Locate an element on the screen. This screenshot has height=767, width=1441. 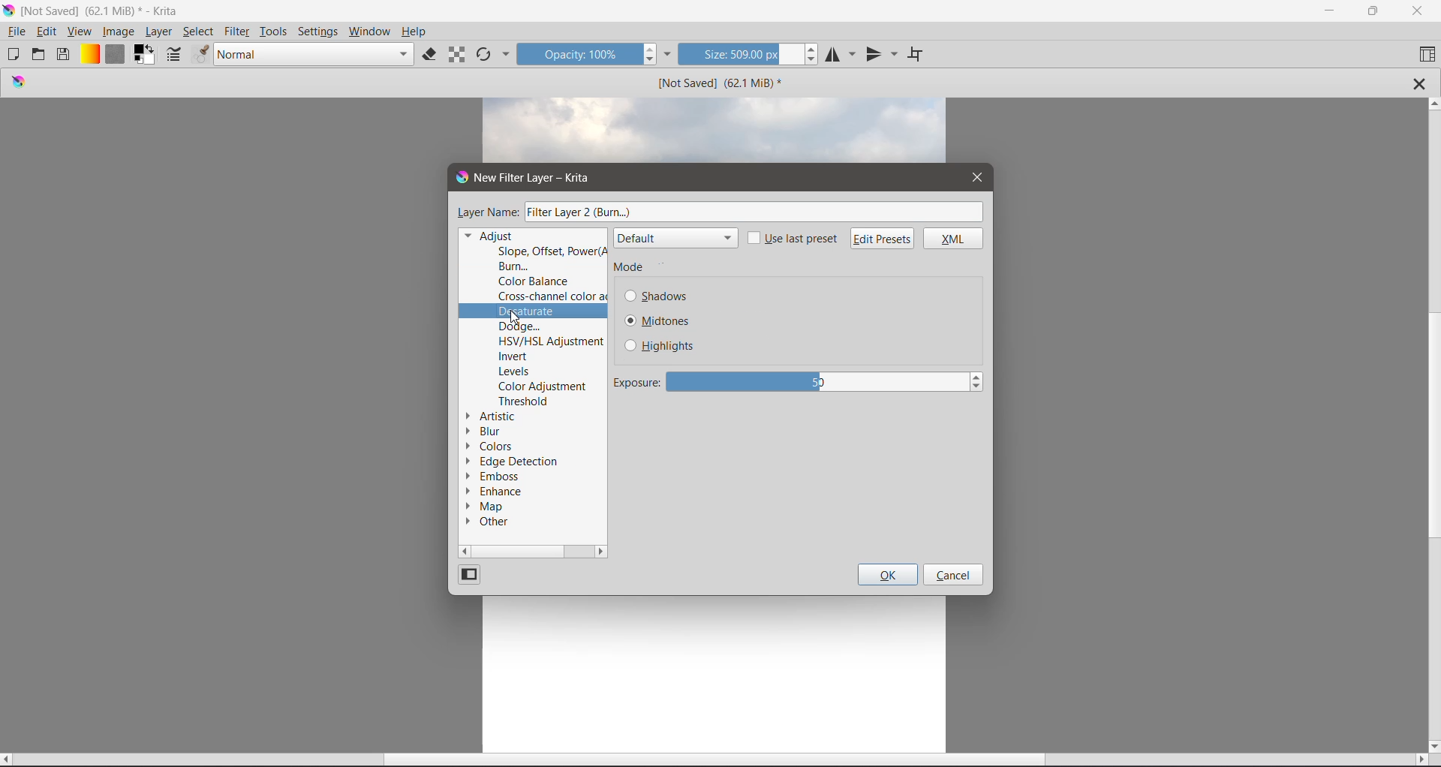
 is located at coordinates (979, 178).